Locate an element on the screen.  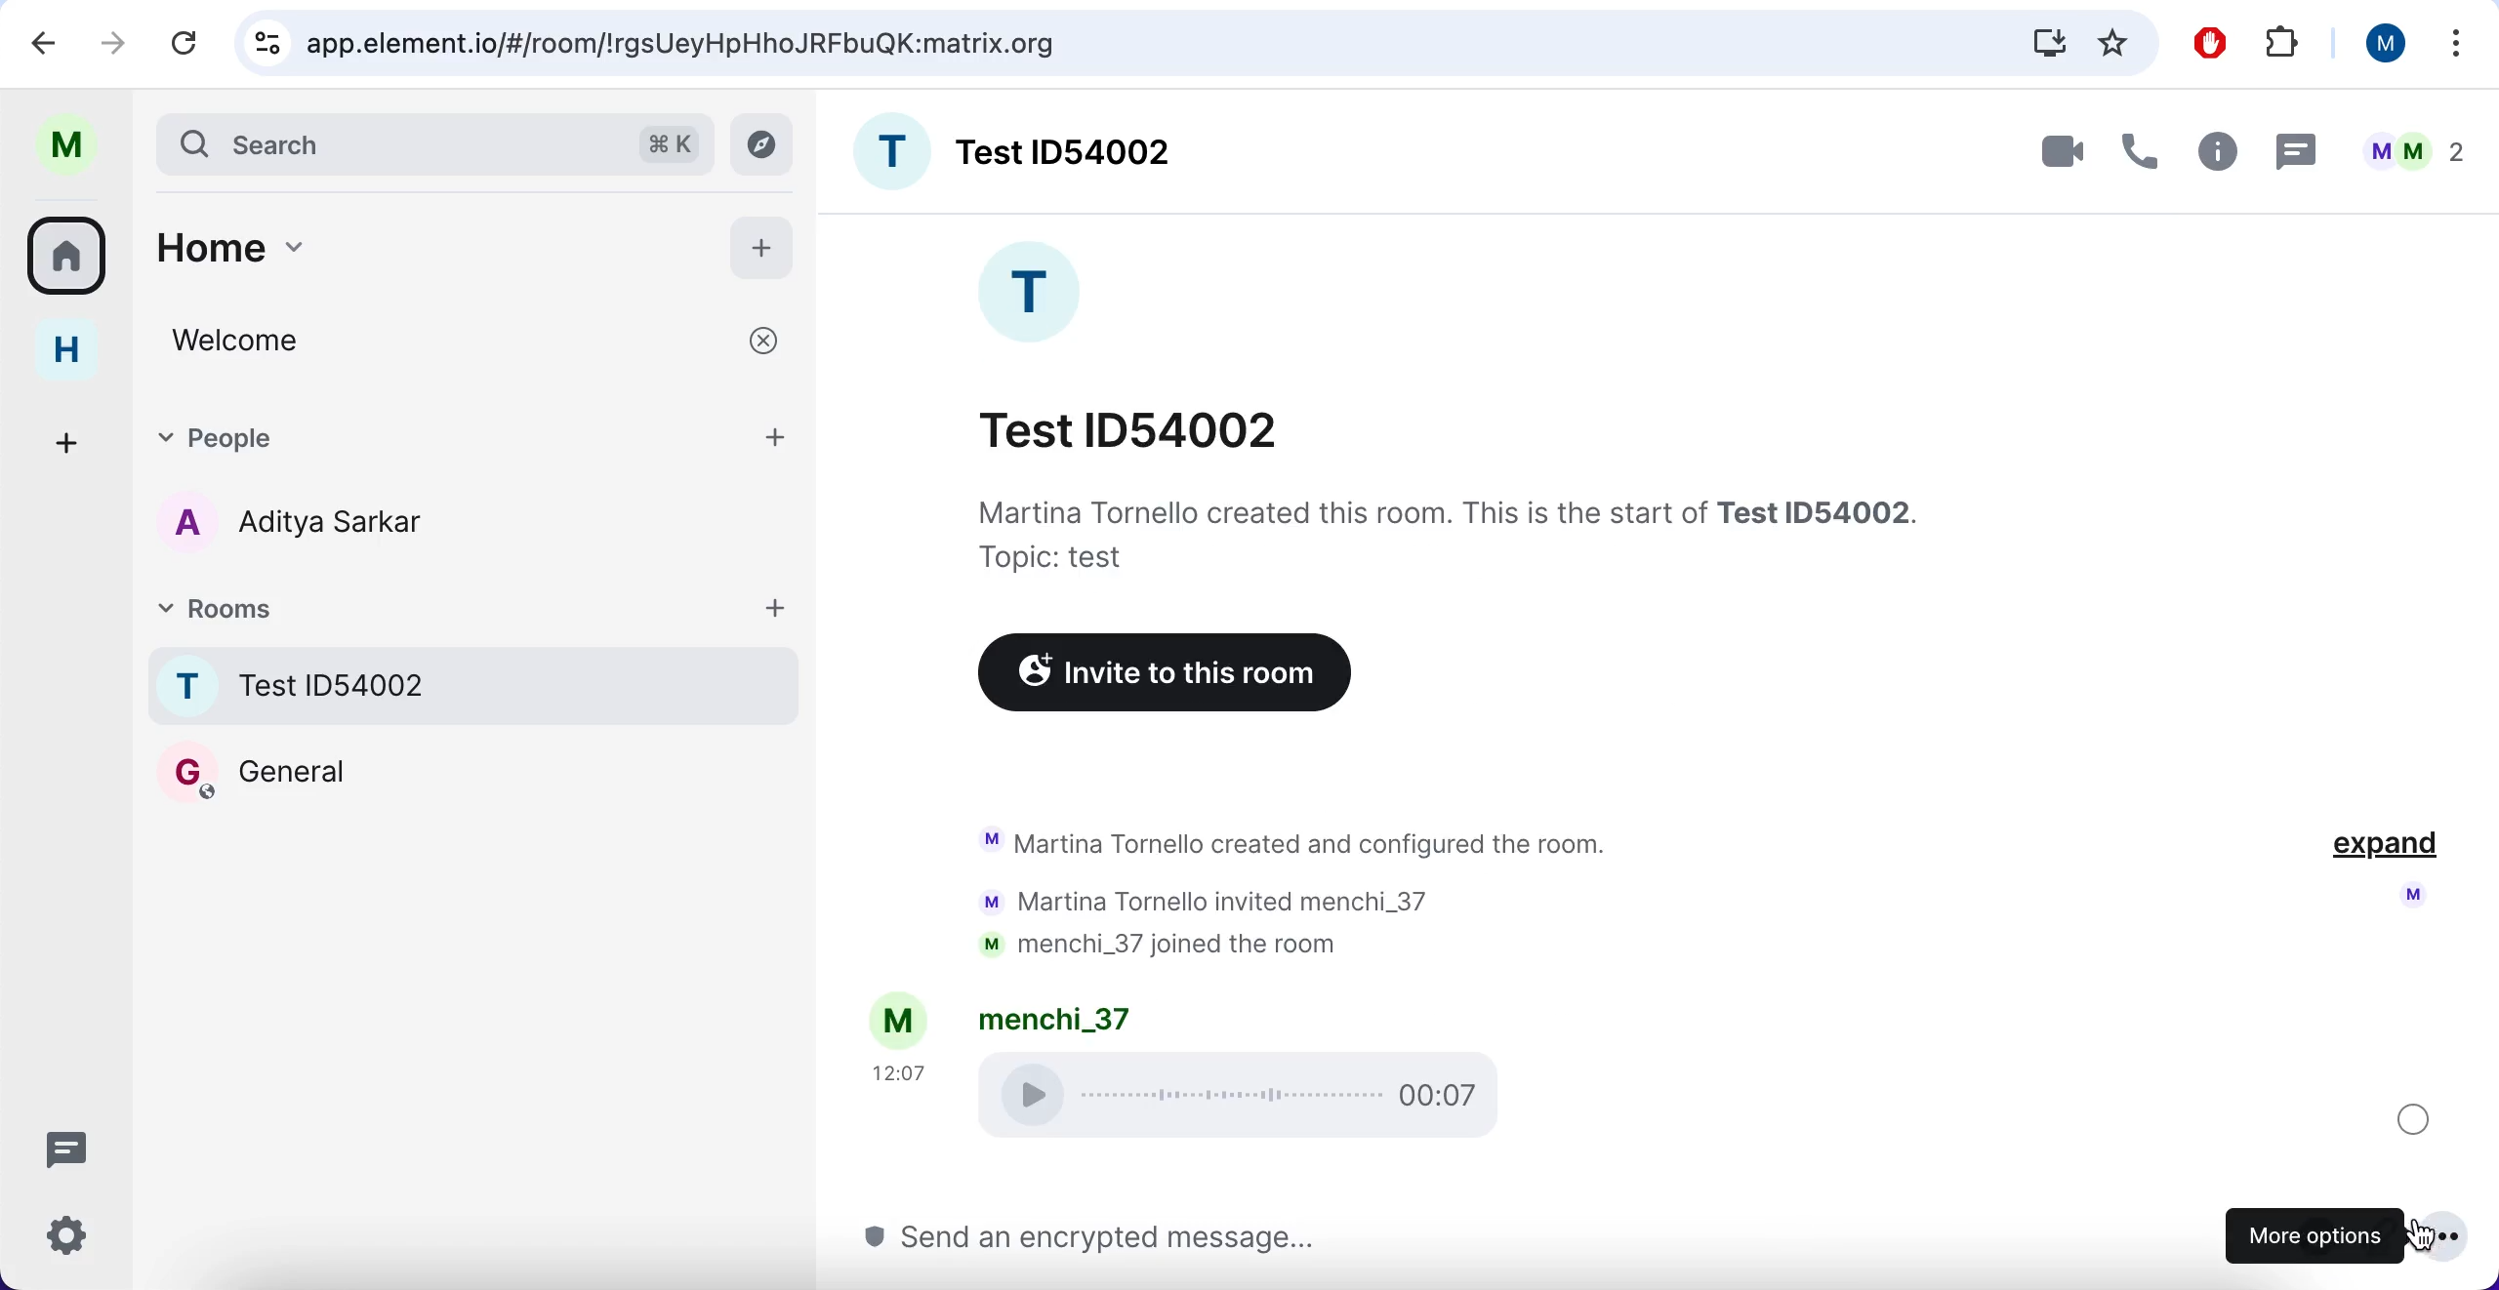
profile picture is located at coordinates (890, 151).